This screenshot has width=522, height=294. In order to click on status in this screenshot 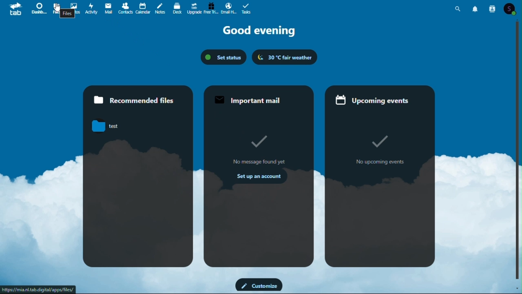, I will do `click(222, 57)`.